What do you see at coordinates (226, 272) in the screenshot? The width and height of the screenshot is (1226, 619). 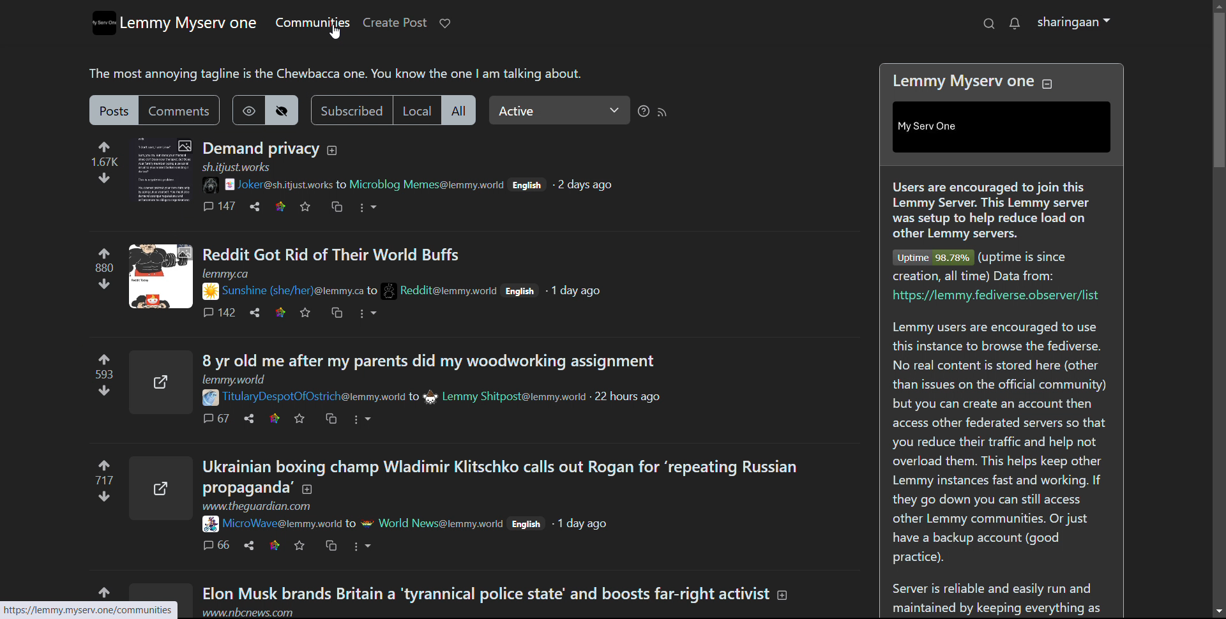 I see `URL` at bounding box center [226, 272].